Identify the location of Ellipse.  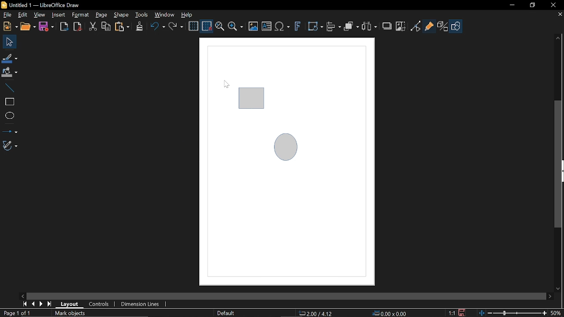
(8, 115).